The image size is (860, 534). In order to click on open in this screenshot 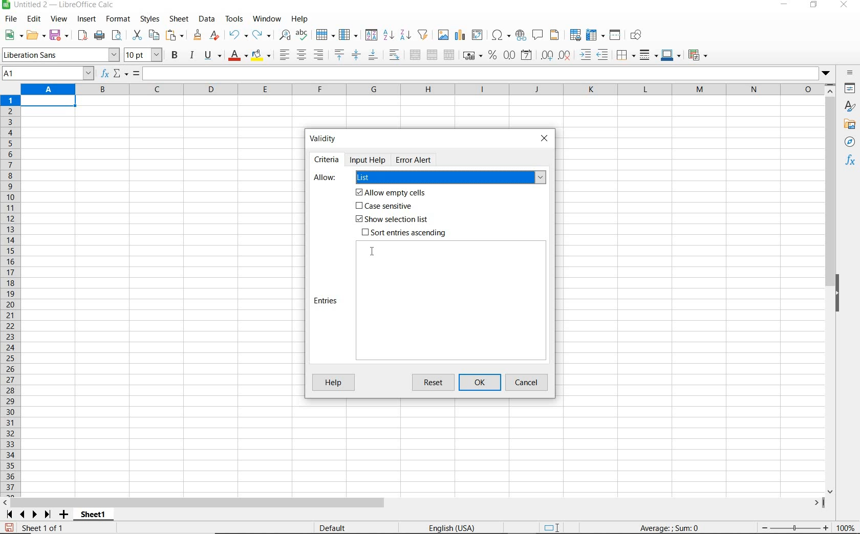, I will do `click(35, 35)`.